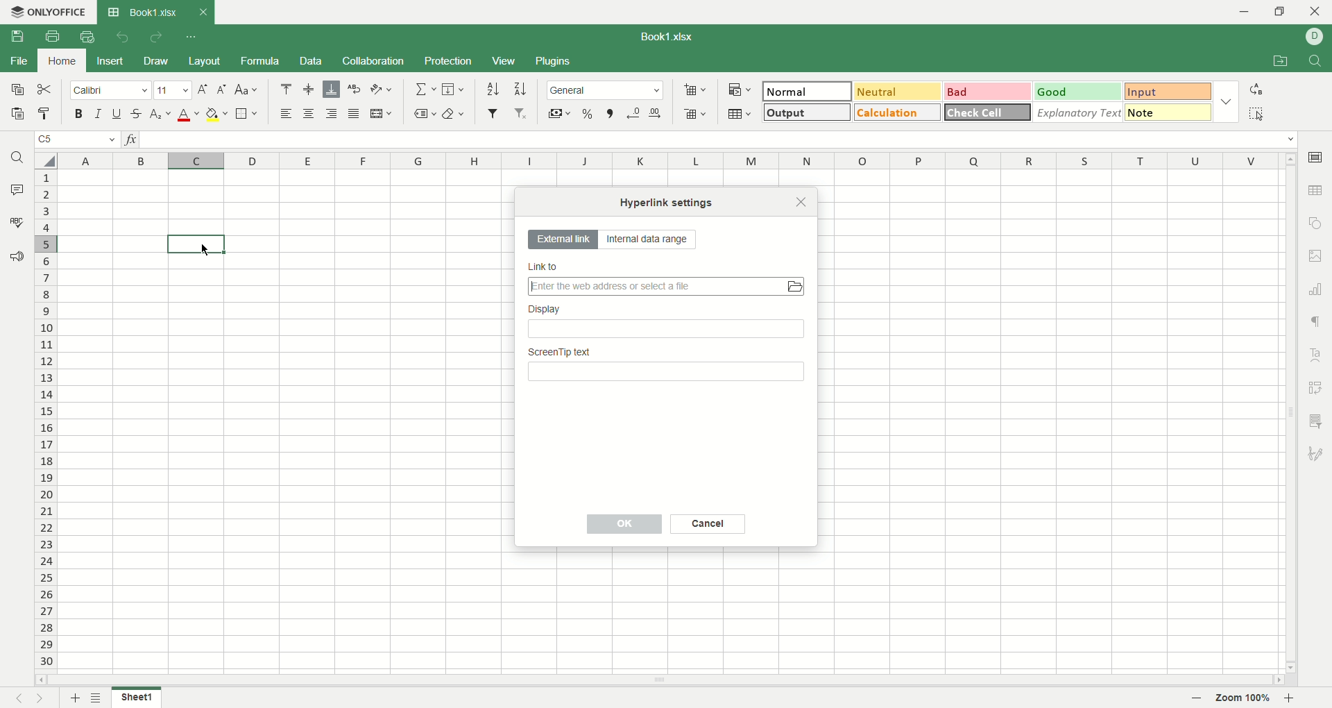 The width and height of the screenshot is (1332, 708). What do you see at coordinates (493, 89) in the screenshot?
I see `sort ascending` at bounding box center [493, 89].